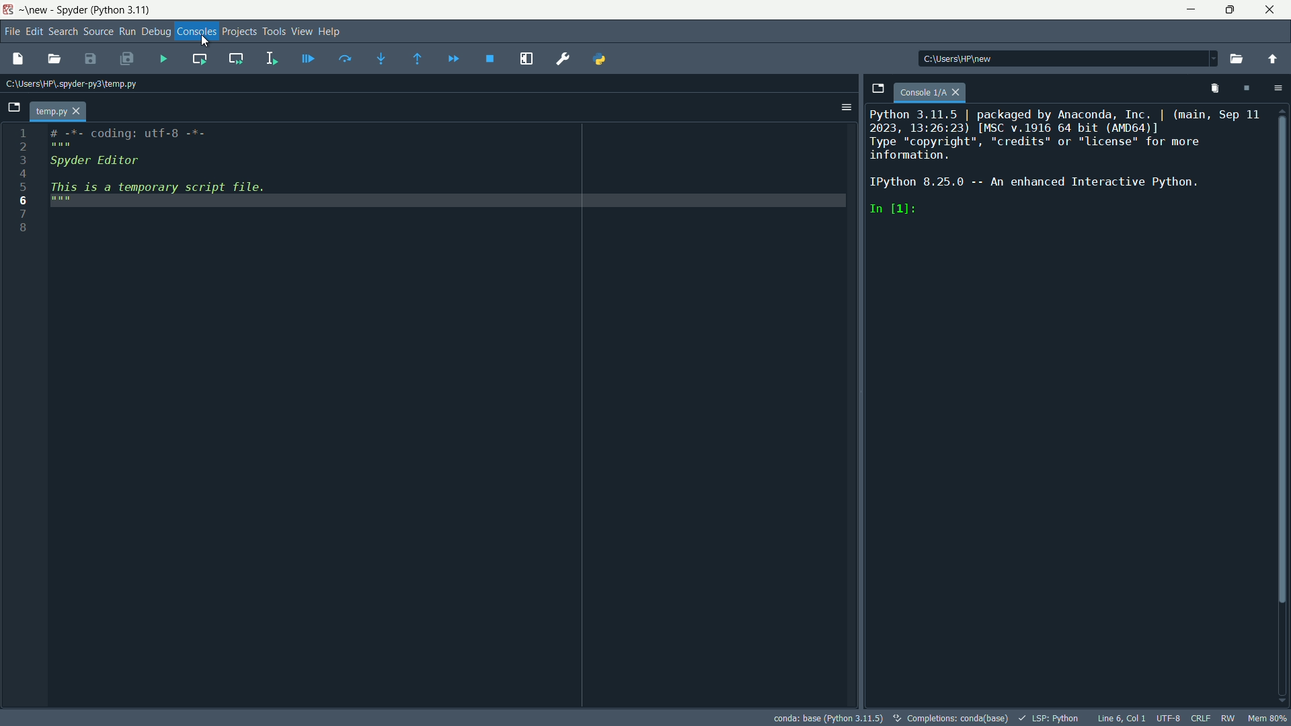  What do you see at coordinates (156, 32) in the screenshot?
I see `debug menu` at bounding box center [156, 32].